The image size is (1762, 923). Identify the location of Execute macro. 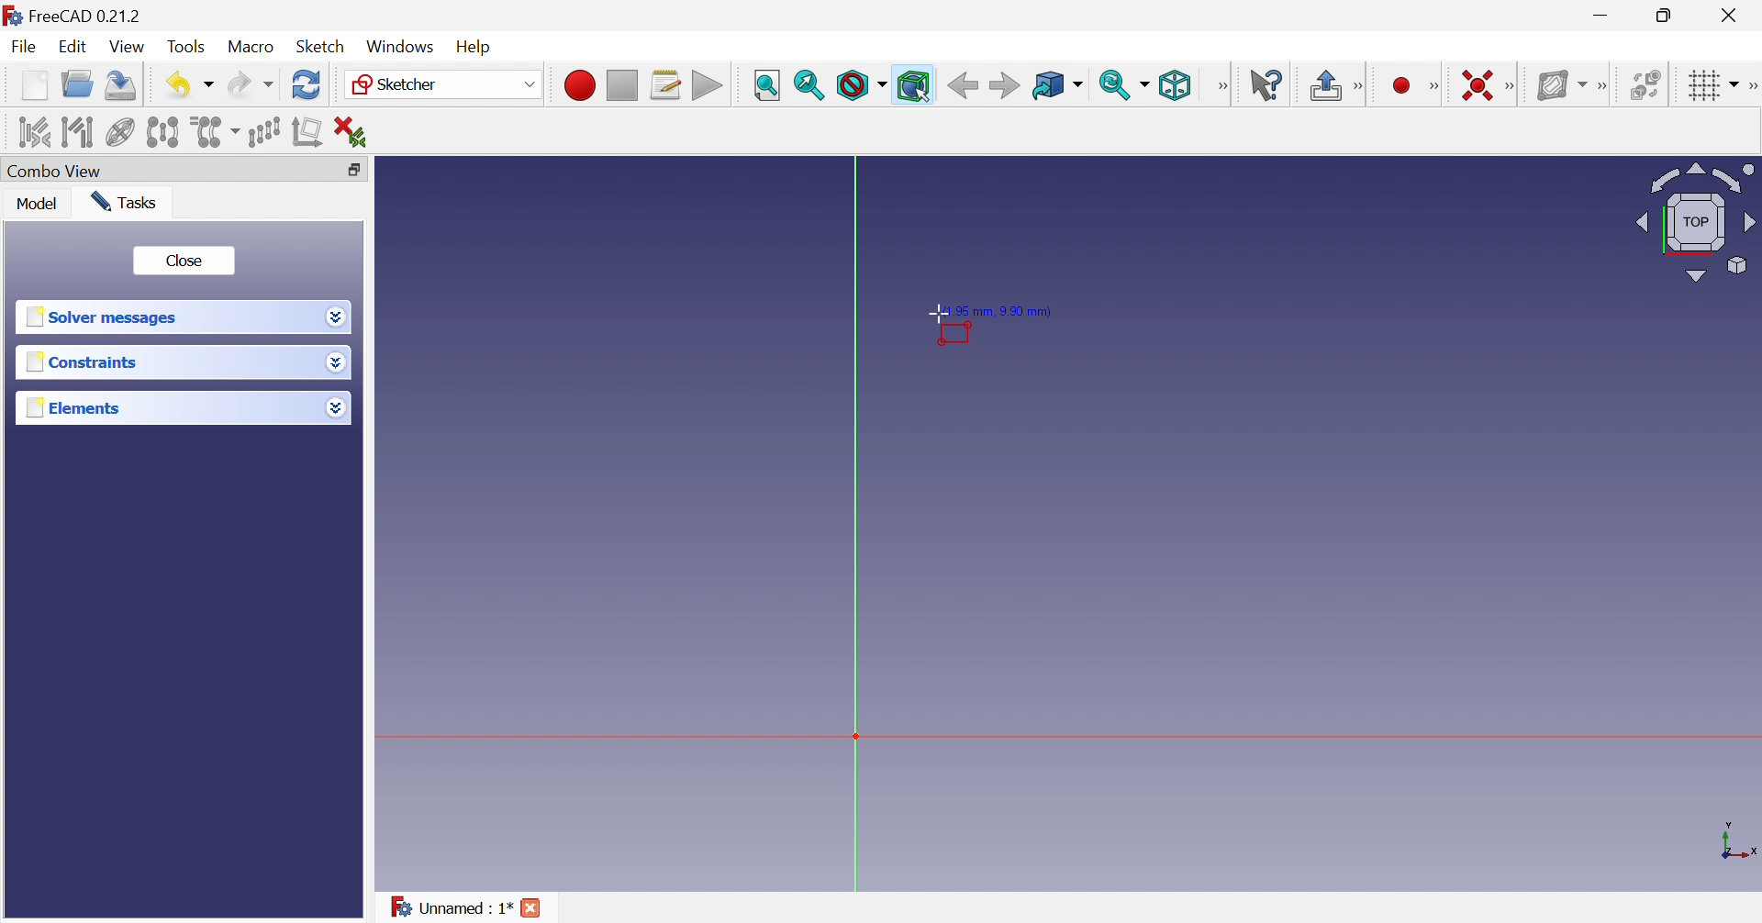
(708, 86).